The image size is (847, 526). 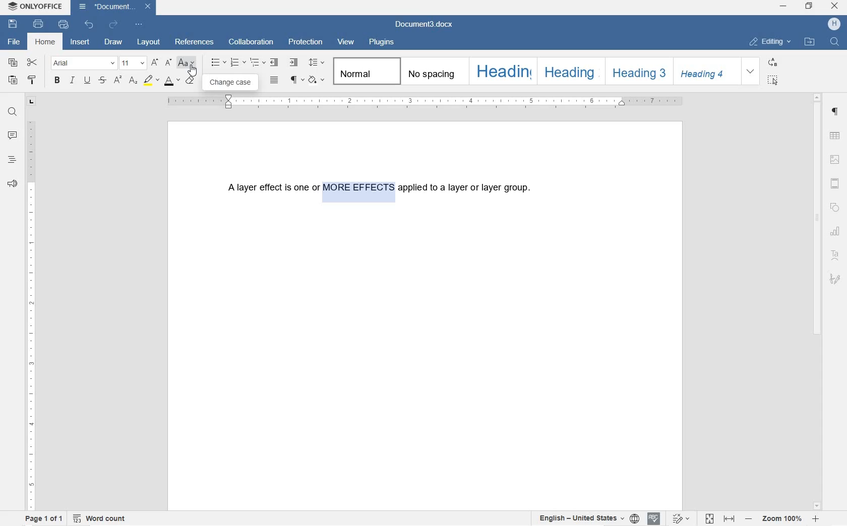 I want to click on RESTORE, so click(x=809, y=8).